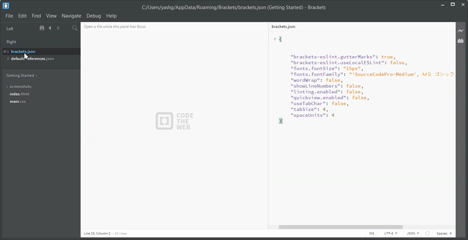  I want to click on UTF-8, so click(390, 234).